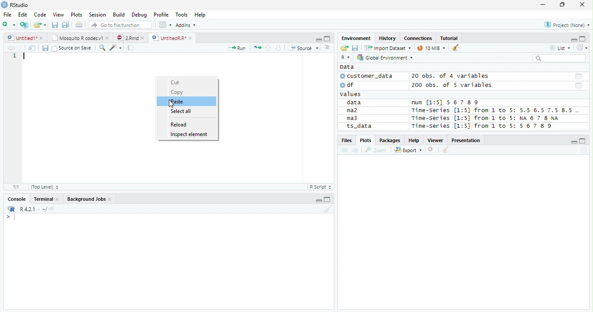  Describe the element at coordinates (165, 25) in the screenshot. I see `Workplace panes` at that location.